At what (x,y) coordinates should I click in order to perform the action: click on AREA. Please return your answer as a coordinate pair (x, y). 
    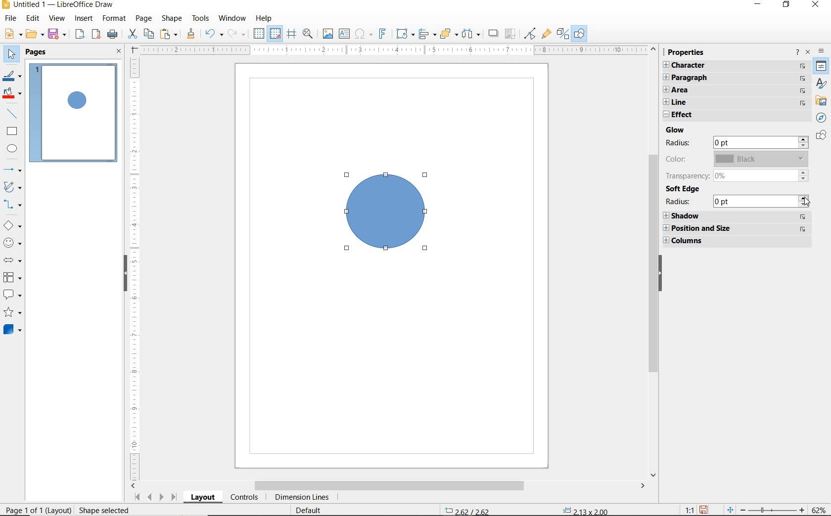
    Looking at the image, I should click on (728, 90).